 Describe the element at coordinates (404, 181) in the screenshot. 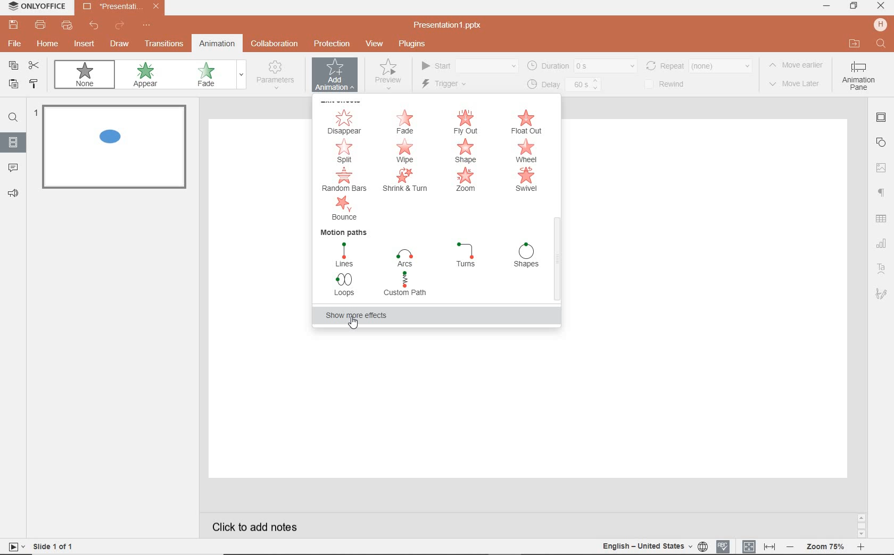

I see `SHRINK & TURN` at that location.